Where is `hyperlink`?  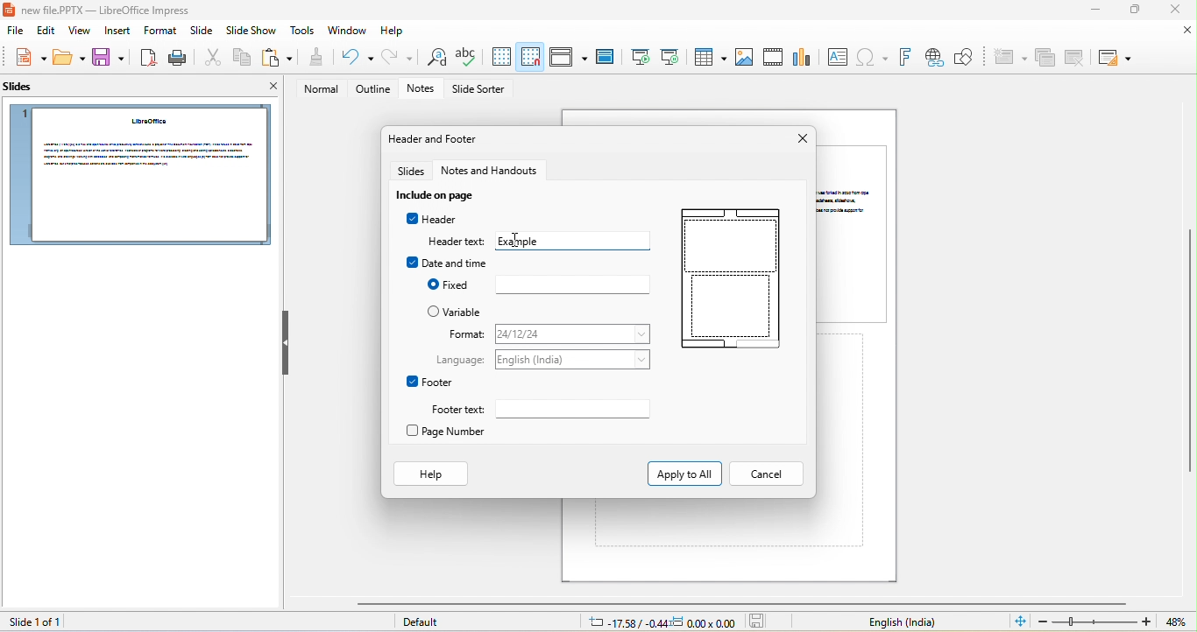
hyperlink is located at coordinates (933, 58).